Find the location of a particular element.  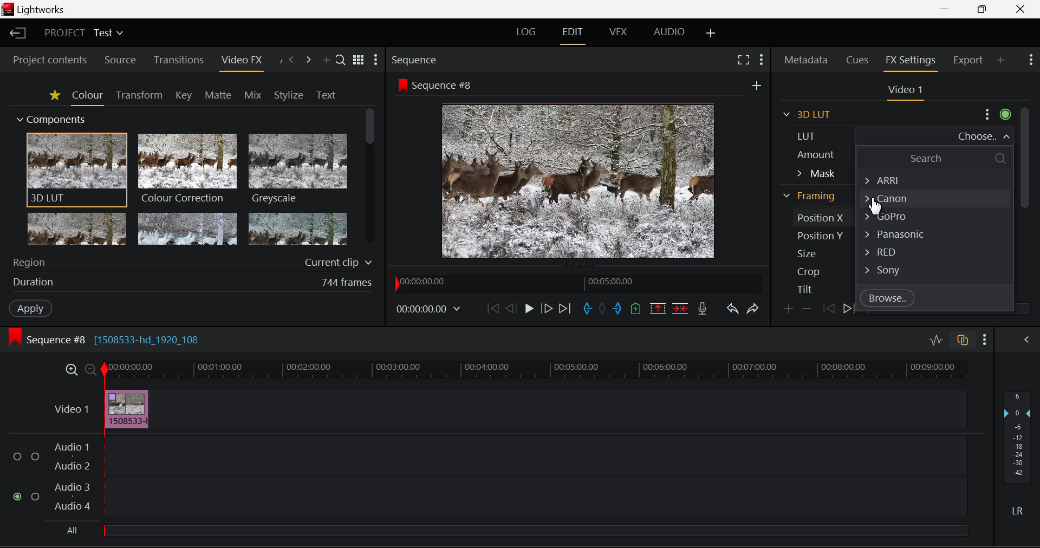

Mark Cue is located at coordinates (635, 308).